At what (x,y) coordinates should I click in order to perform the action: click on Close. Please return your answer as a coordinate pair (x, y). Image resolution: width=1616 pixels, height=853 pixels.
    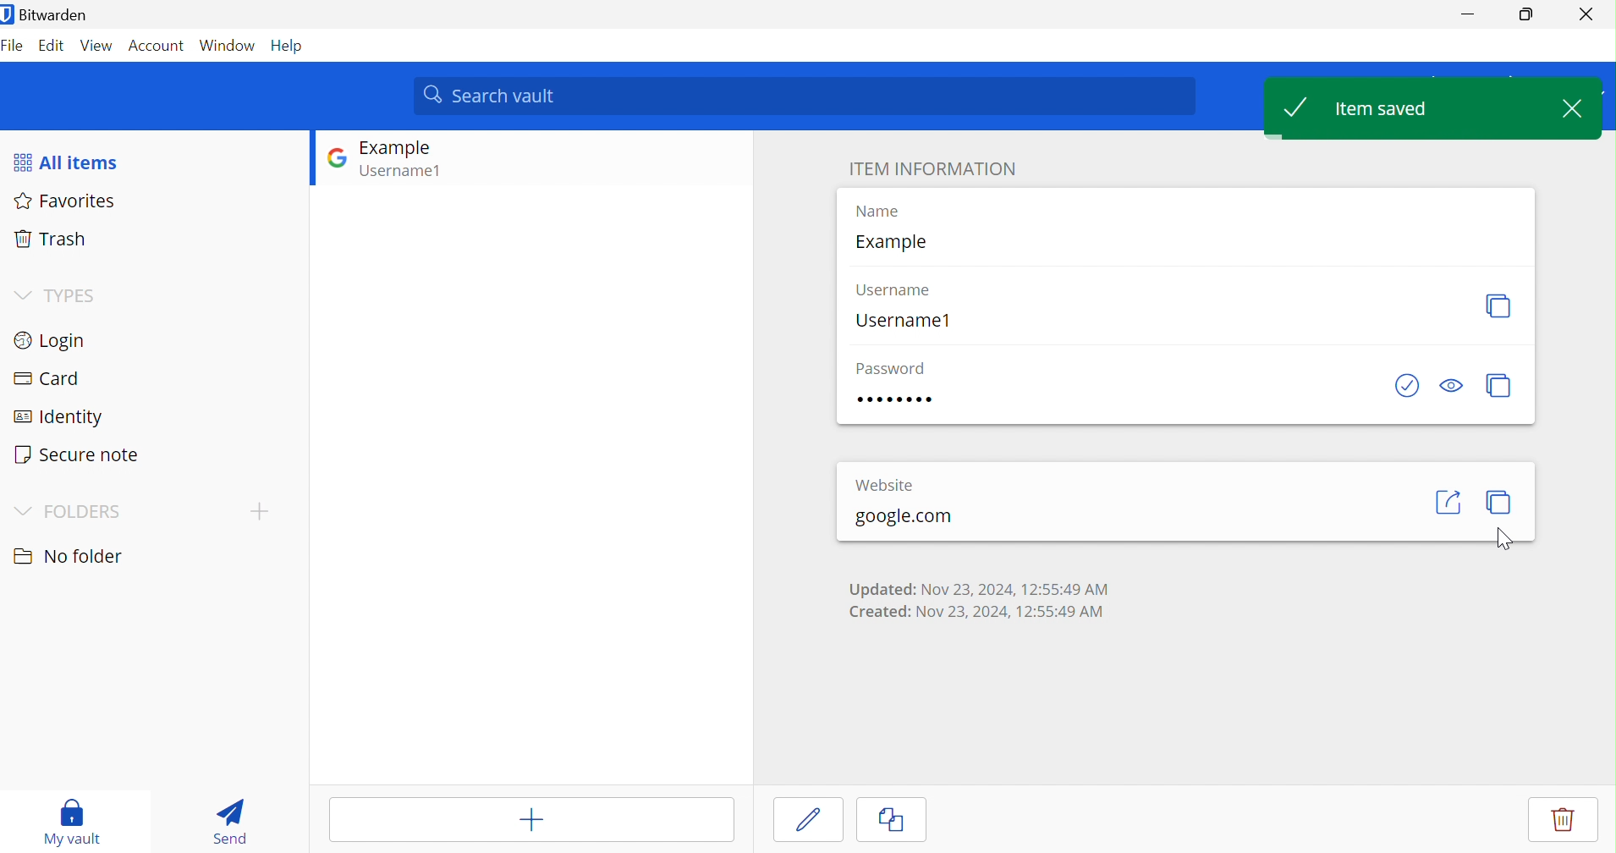
    Looking at the image, I should click on (1586, 12).